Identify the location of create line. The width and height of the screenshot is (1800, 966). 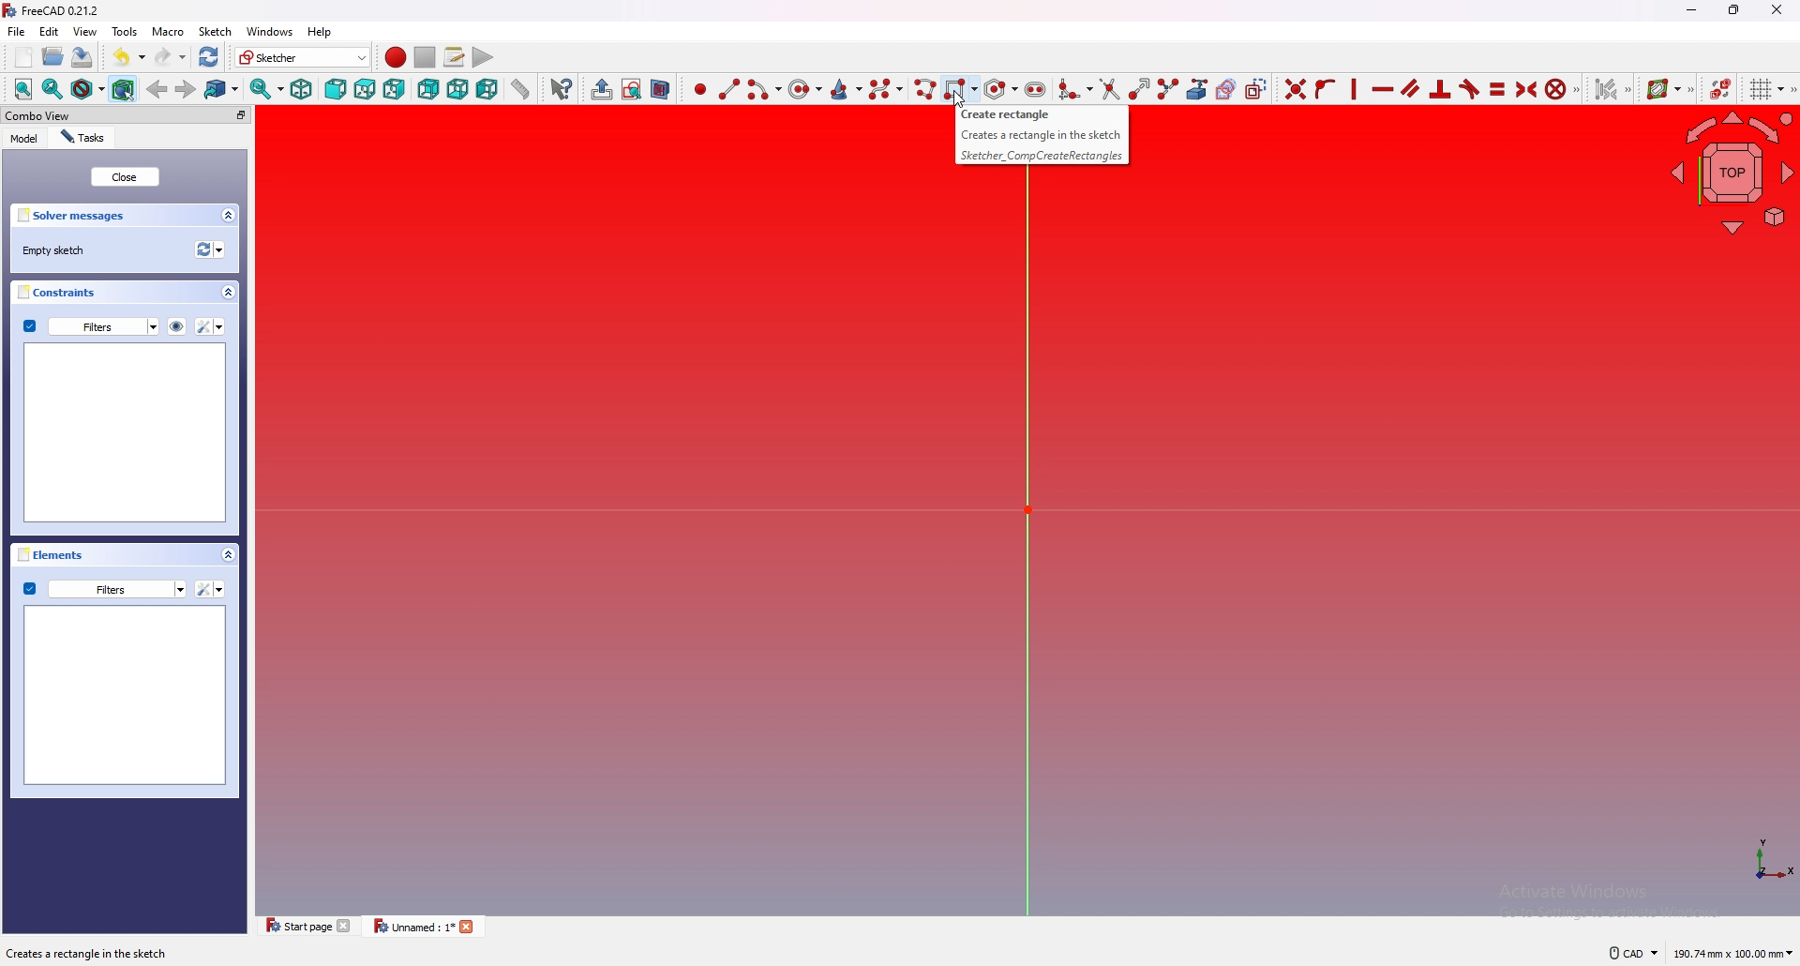
(730, 90).